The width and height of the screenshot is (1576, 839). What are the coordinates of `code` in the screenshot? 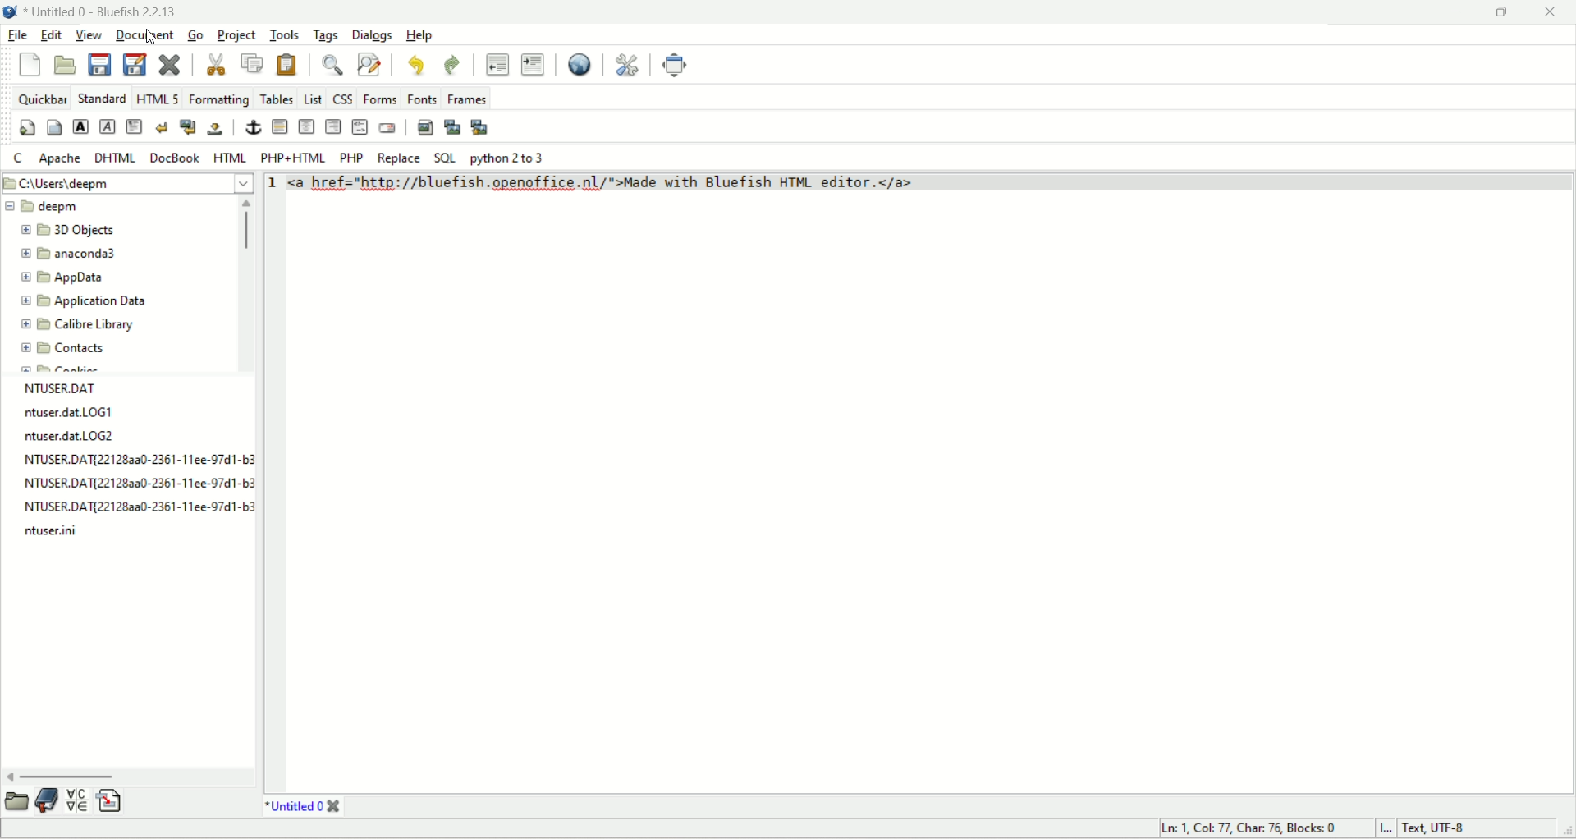 It's located at (624, 180).